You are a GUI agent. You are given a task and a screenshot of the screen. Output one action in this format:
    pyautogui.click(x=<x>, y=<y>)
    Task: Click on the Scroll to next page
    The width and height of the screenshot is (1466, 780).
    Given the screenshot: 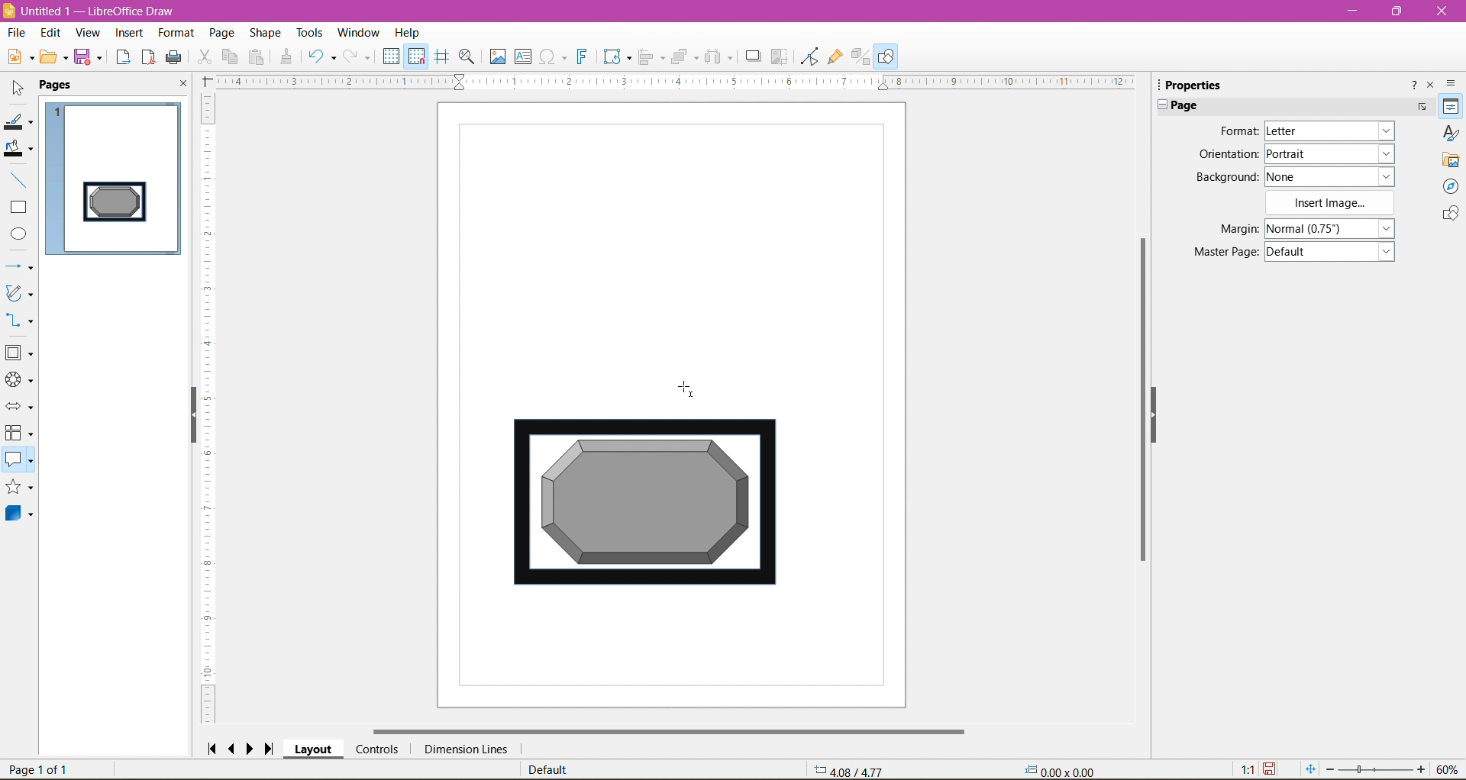 What is the action you would take?
    pyautogui.click(x=253, y=748)
    